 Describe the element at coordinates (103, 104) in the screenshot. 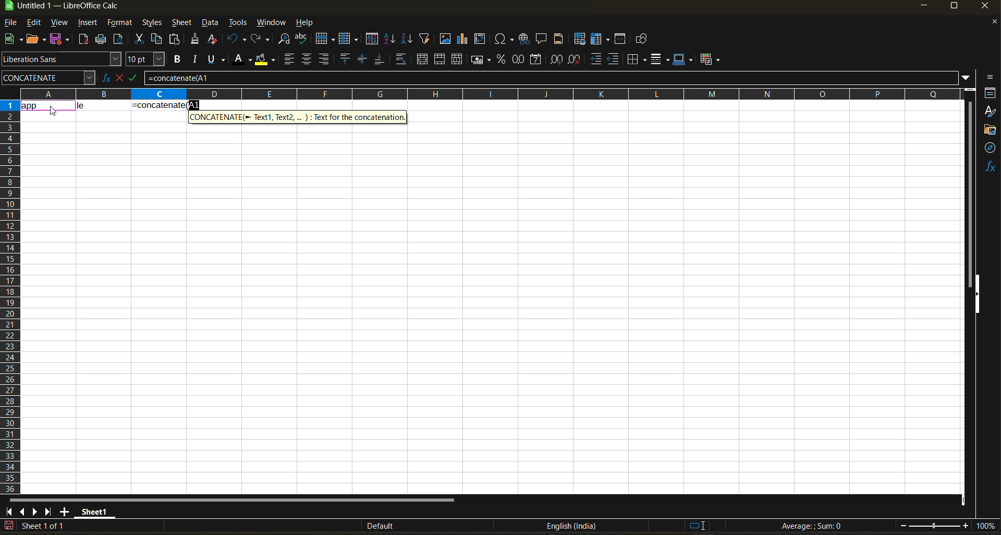

I see `data` at that location.